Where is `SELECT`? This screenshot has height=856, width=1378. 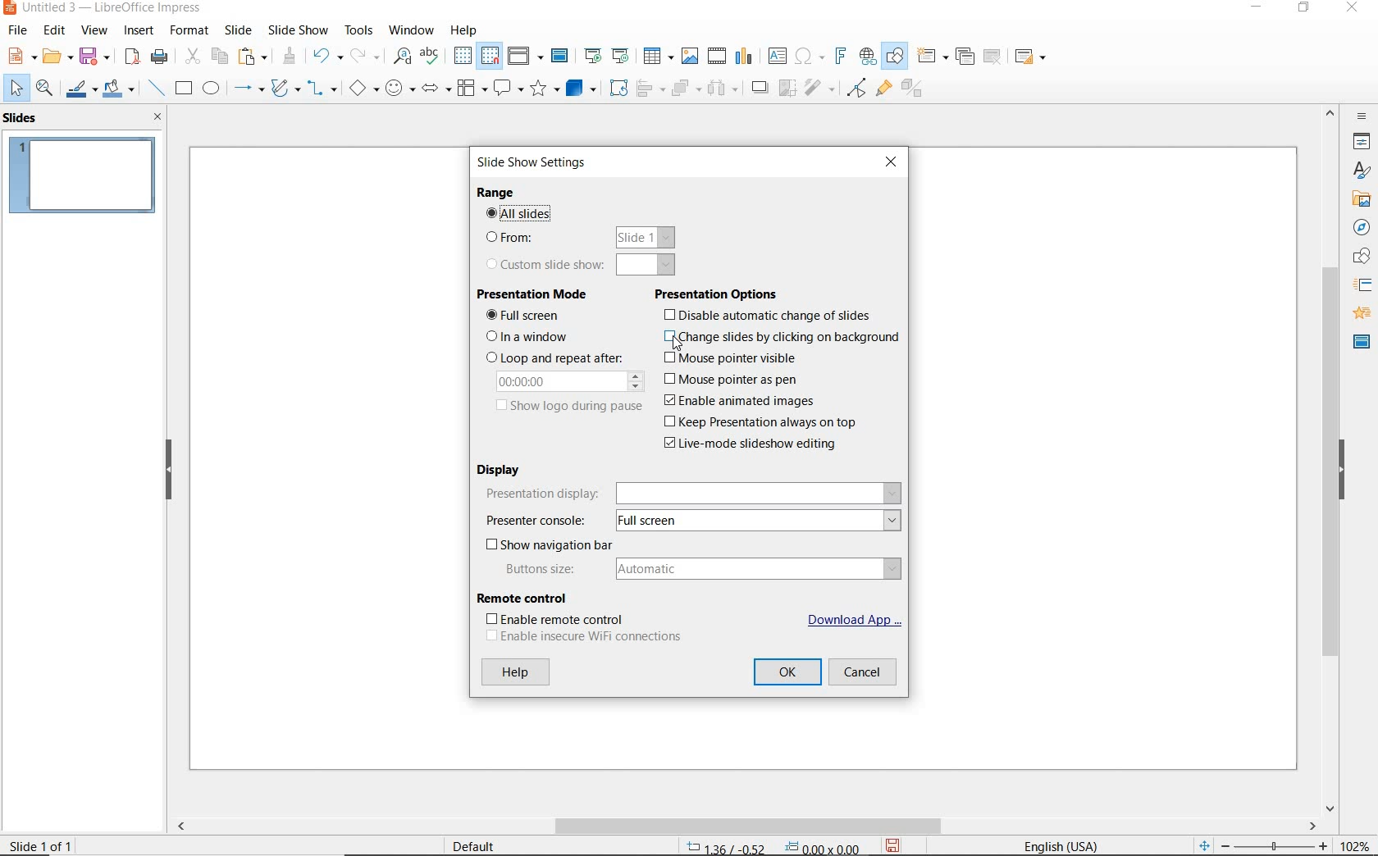 SELECT is located at coordinates (13, 87).